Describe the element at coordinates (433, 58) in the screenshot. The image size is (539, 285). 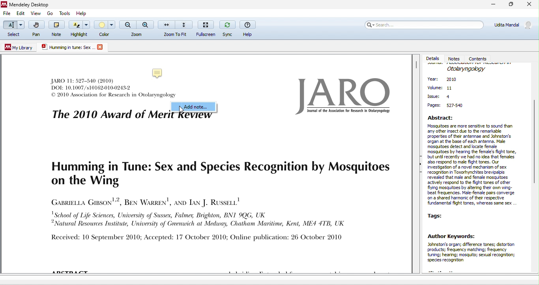
I see `details` at that location.